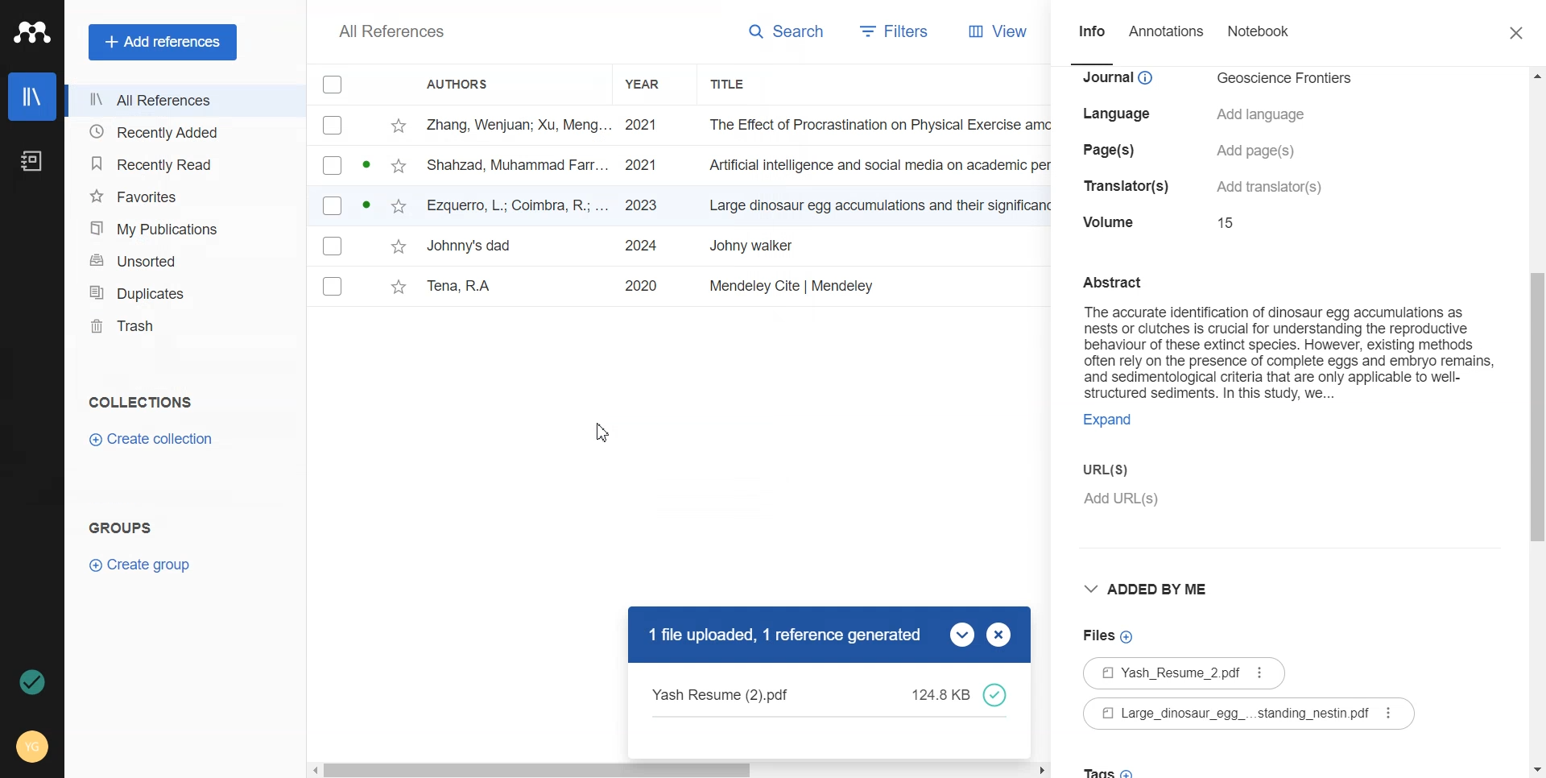  I want to click on Text, so click(810, 696).